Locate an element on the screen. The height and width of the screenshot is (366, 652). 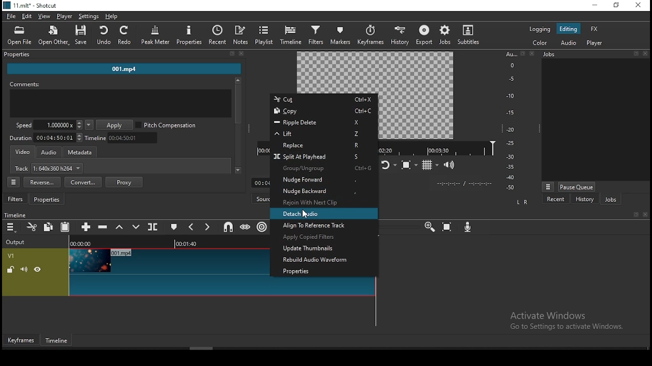
history is located at coordinates (400, 34).